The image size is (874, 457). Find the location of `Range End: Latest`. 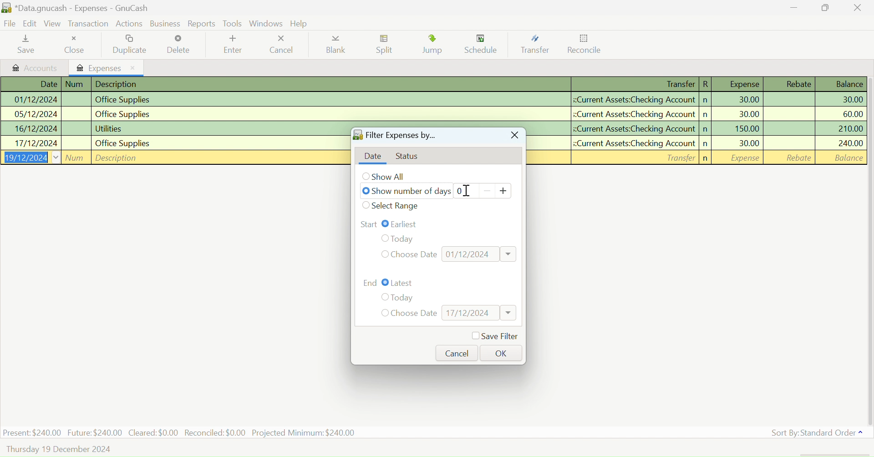

Range End: Latest is located at coordinates (371, 282).